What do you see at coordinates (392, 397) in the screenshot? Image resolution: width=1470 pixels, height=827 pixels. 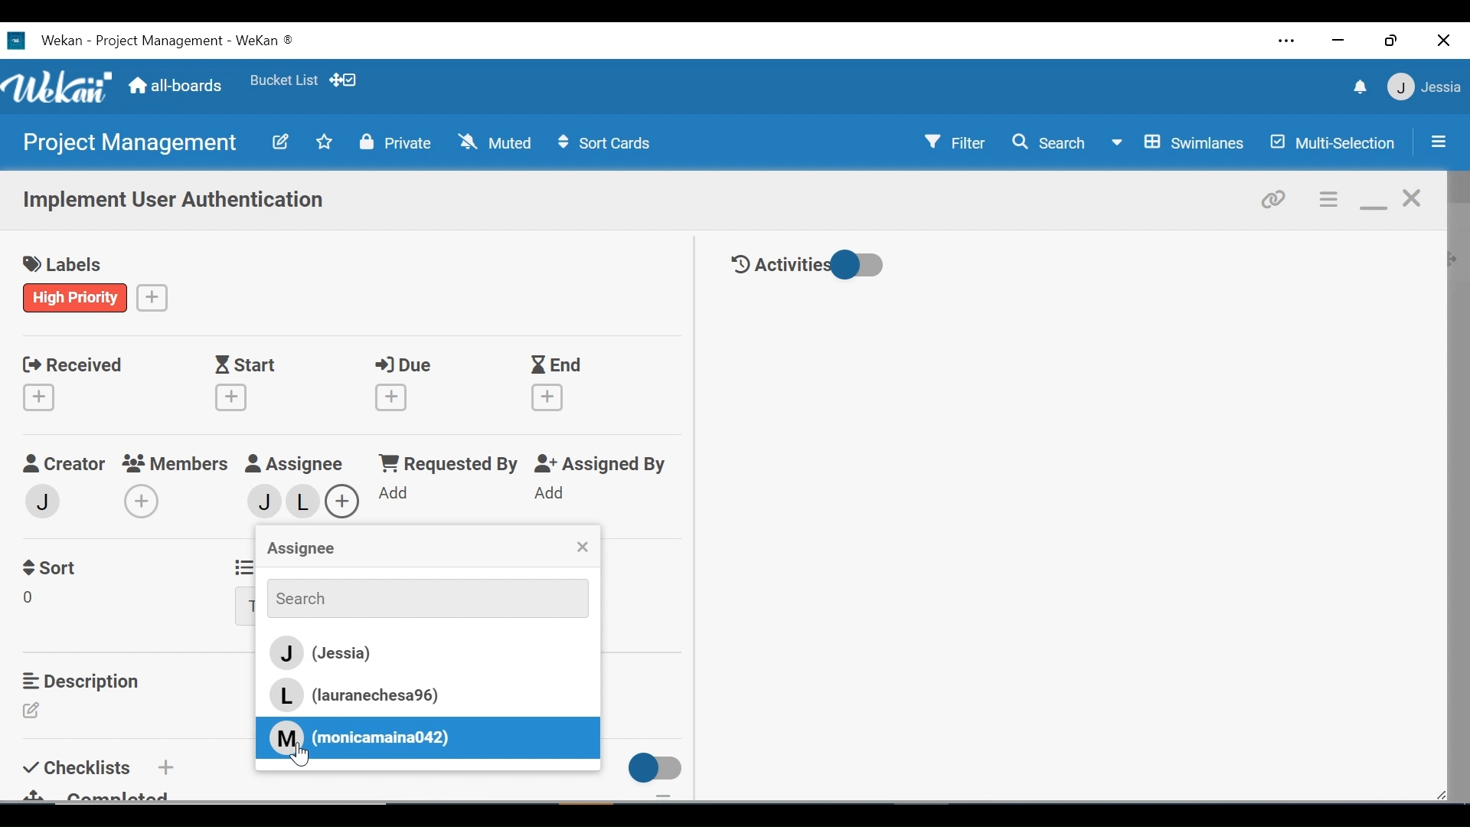 I see `create Due Date` at bounding box center [392, 397].